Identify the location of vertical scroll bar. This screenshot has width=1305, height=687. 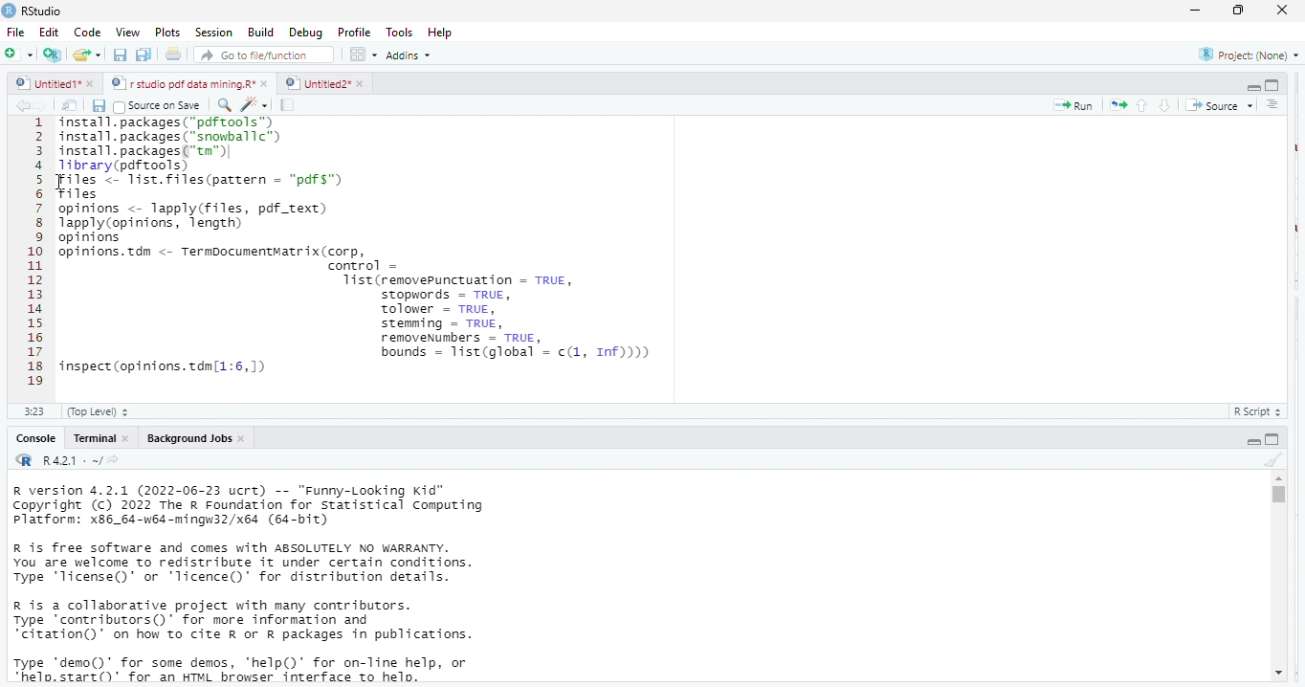
(1277, 576).